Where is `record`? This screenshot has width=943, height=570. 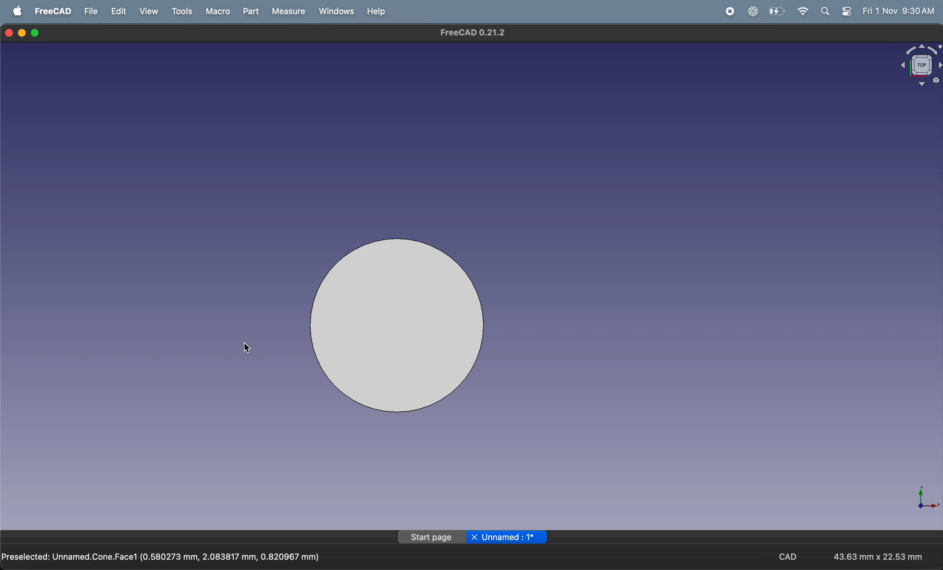
record is located at coordinates (728, 11).